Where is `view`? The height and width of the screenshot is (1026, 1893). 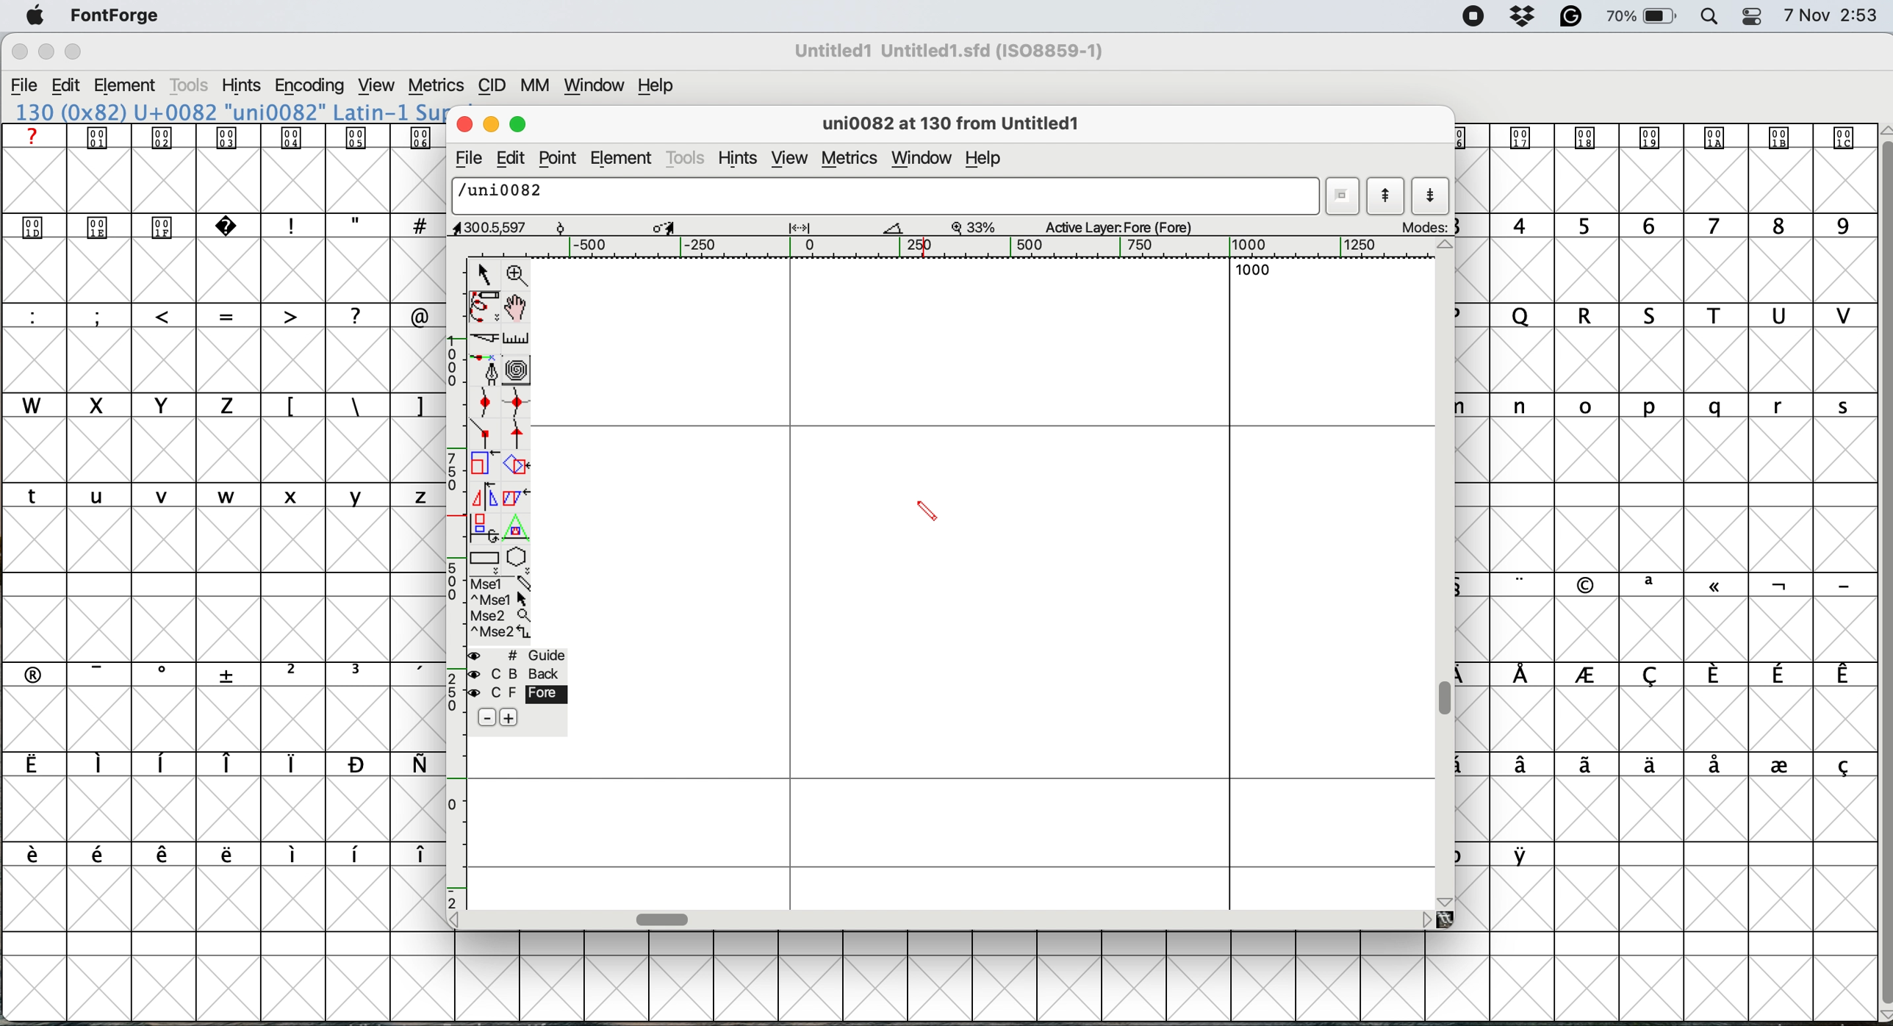
view is located at coordinates (379, 86).